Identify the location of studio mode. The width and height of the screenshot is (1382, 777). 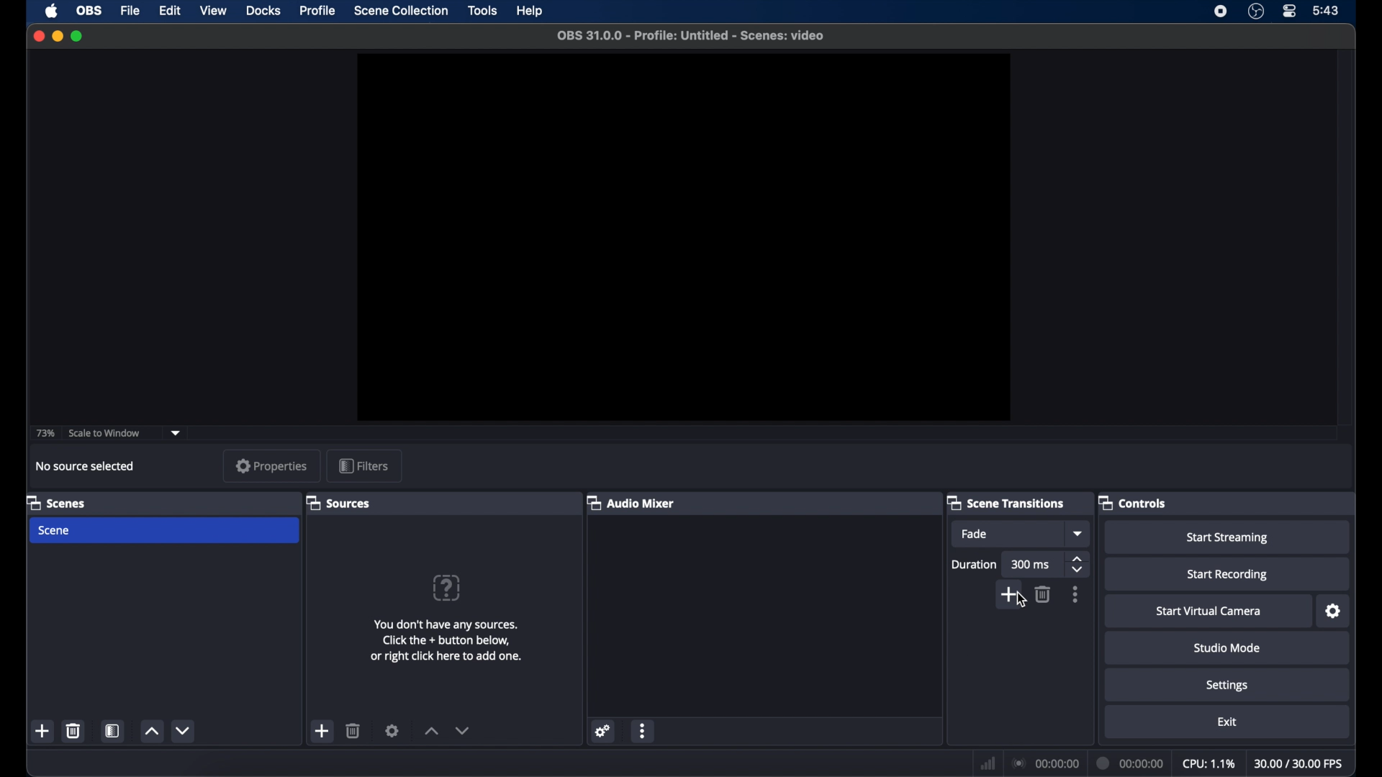
(1227, 648).